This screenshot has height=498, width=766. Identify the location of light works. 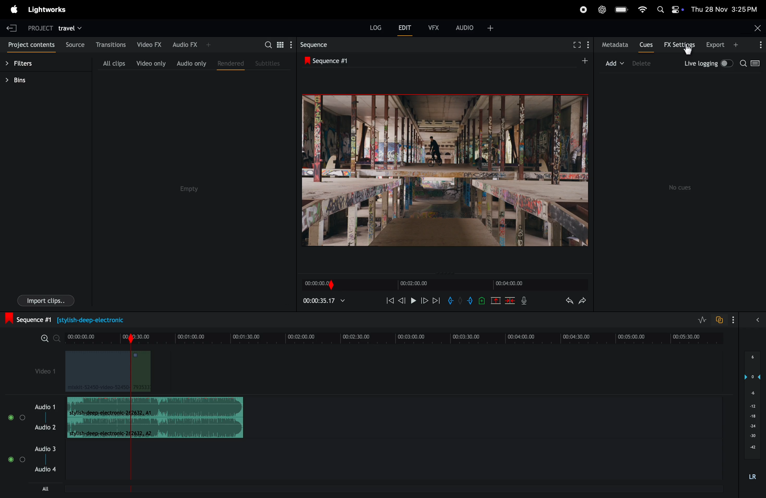
(14, 9).